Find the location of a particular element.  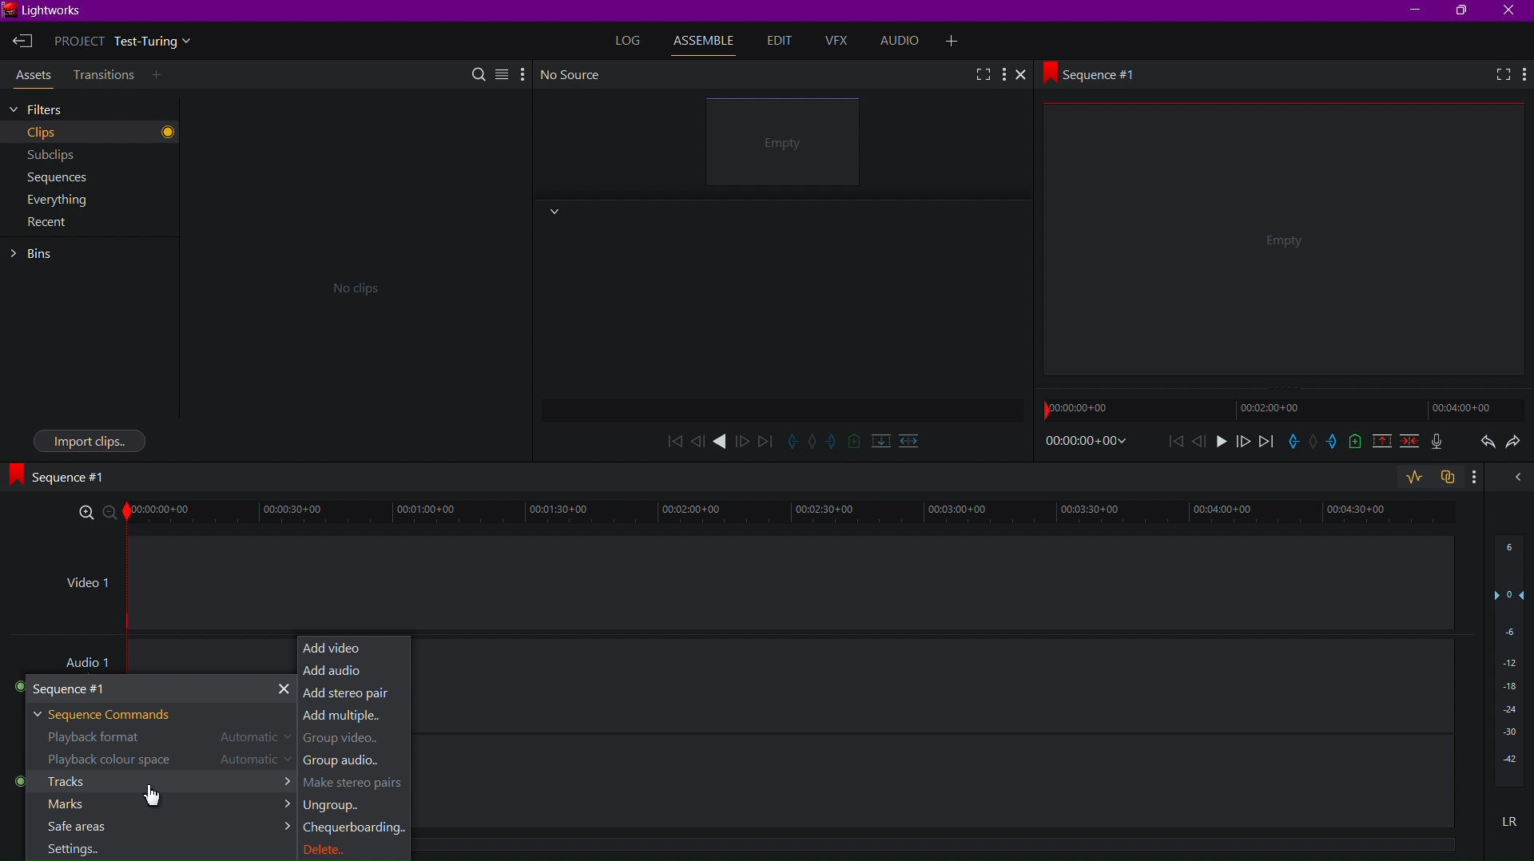

Video 1 is located at coordinates (85, 587).